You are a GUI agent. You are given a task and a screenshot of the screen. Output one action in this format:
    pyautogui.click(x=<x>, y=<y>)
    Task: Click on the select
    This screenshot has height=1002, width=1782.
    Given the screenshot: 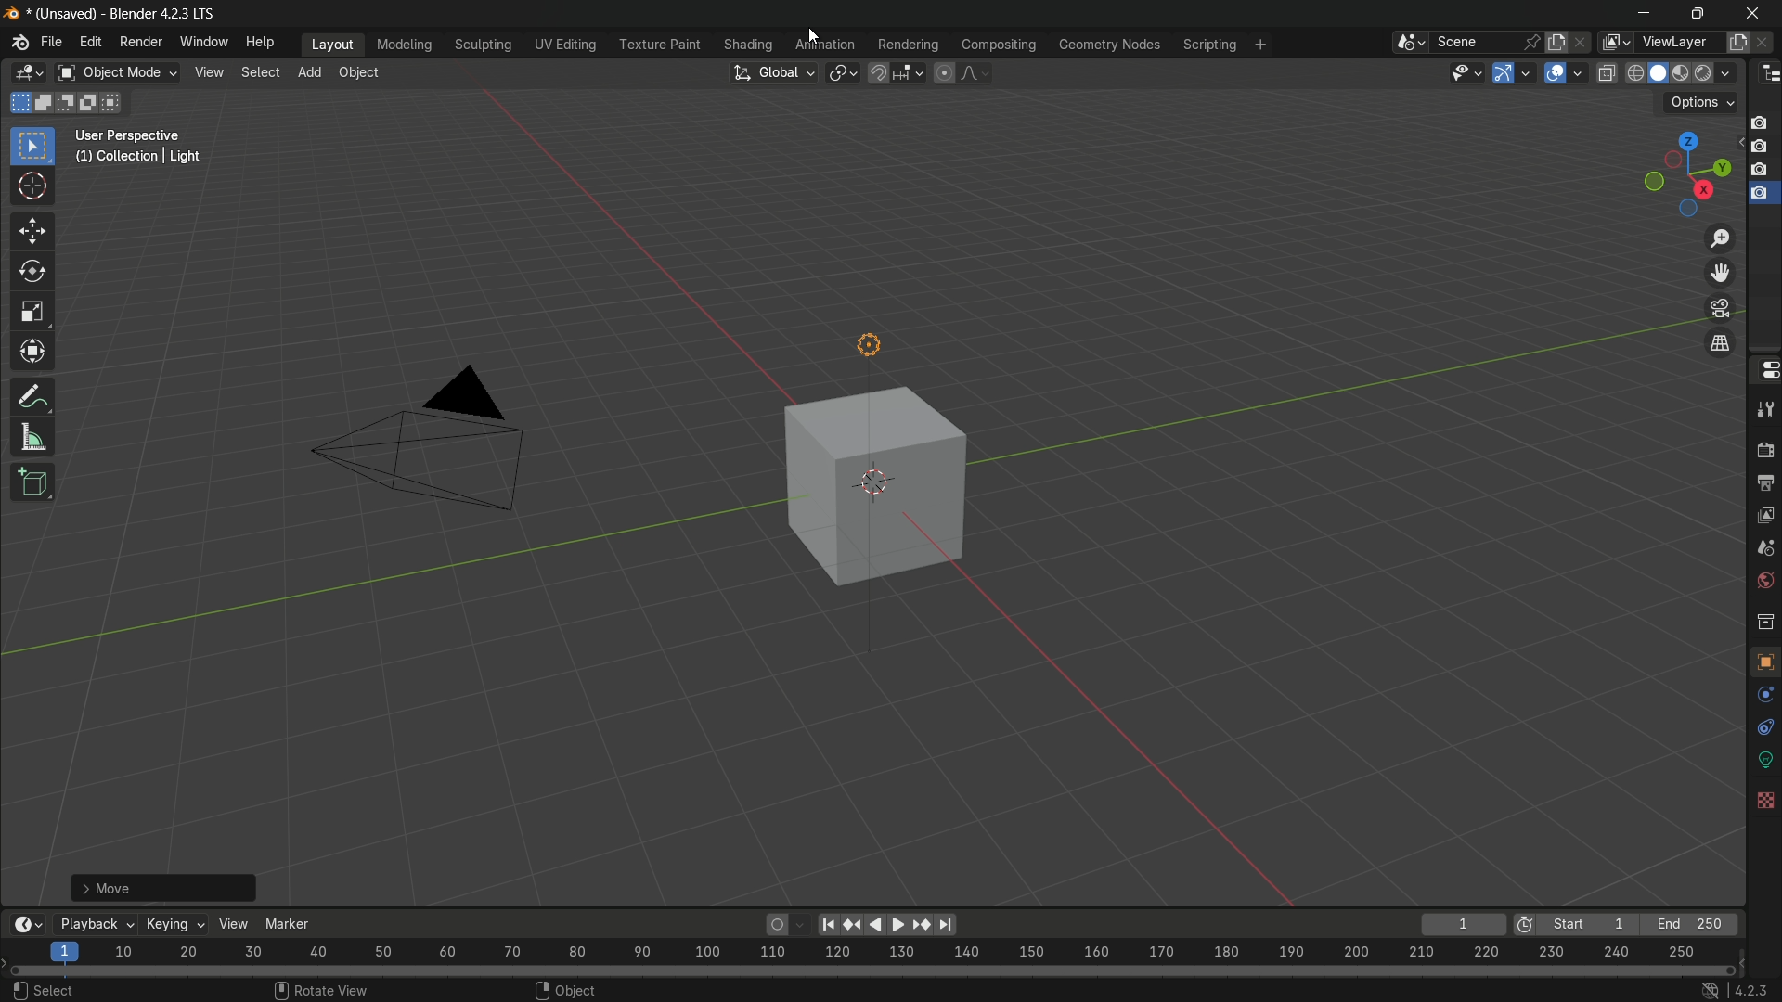 What is the action you would take?
    pyautogui.click(x=258, y=74)
    